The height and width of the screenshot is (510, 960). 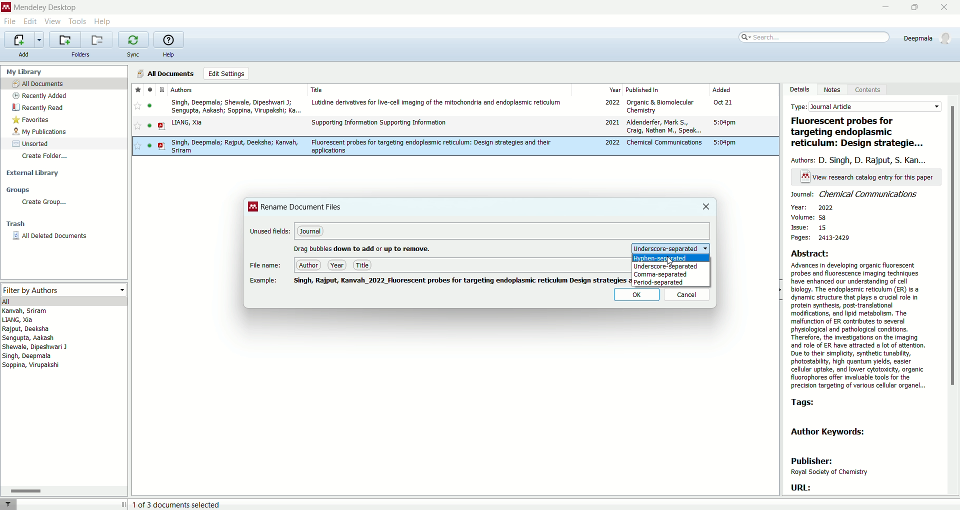 What do you see at coordinates (672, 259) in the screenshot?
I see `cursor` at bounding box center [672, 259].